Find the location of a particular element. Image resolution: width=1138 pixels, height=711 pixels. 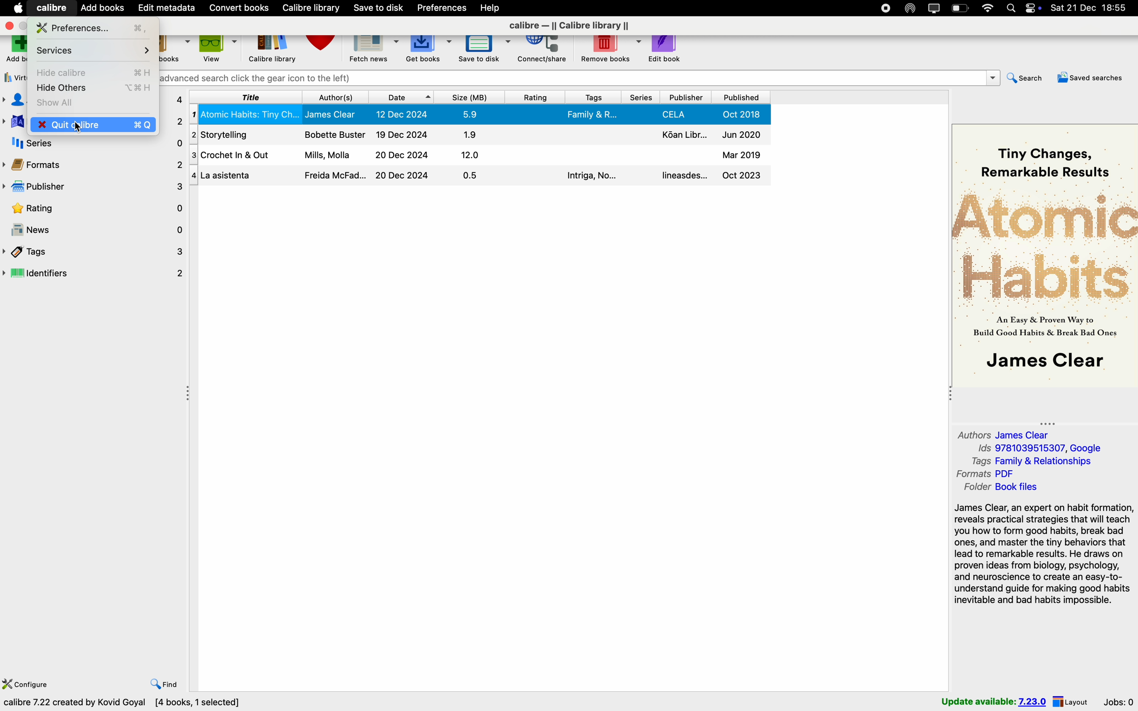

add books is located at coordinates (103, 7).